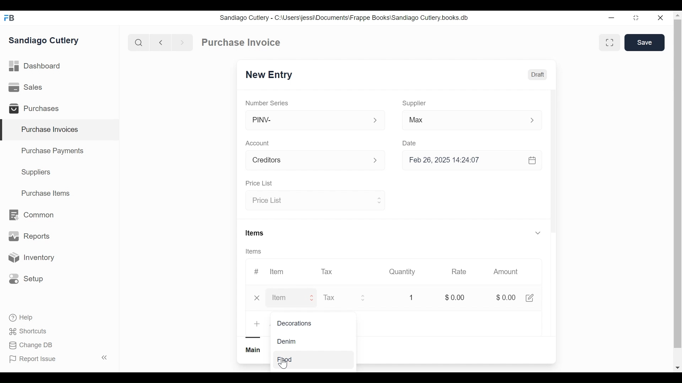  I want to click on Draft, so click(540, 74).